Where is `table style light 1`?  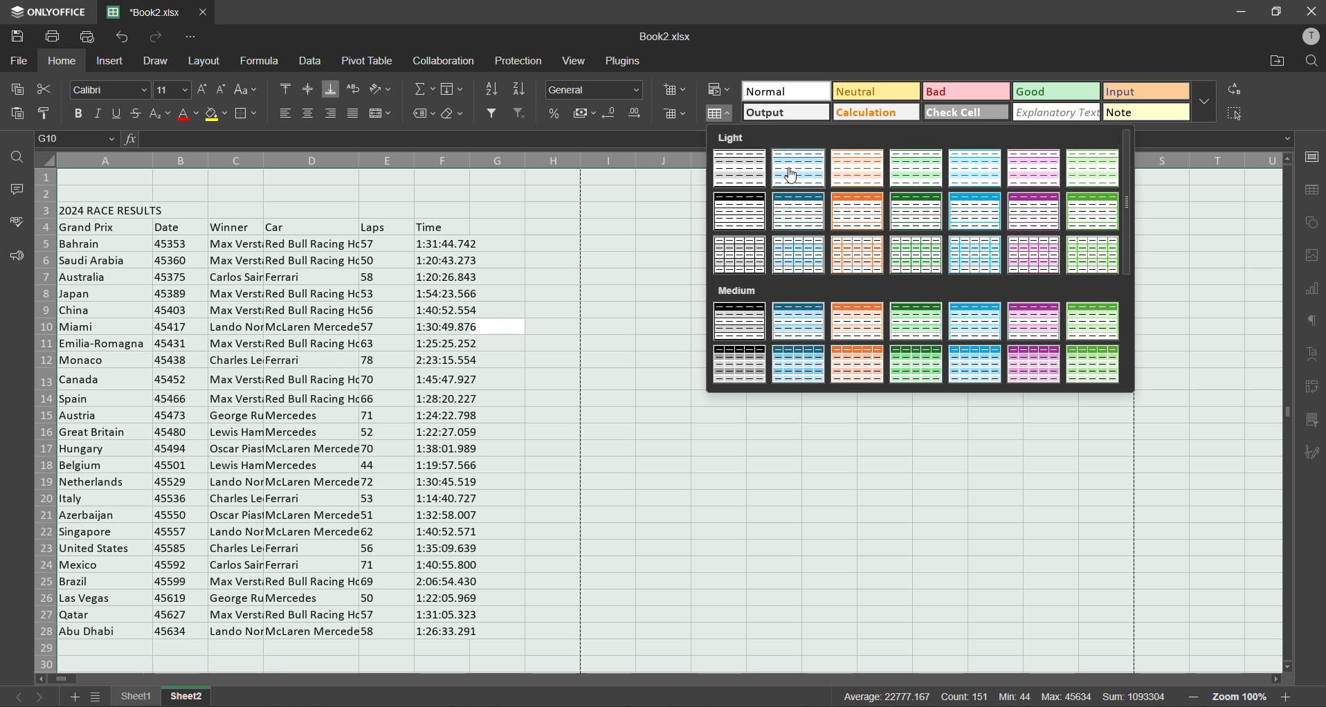 table style light 1 is located at coordinates (739, 169).